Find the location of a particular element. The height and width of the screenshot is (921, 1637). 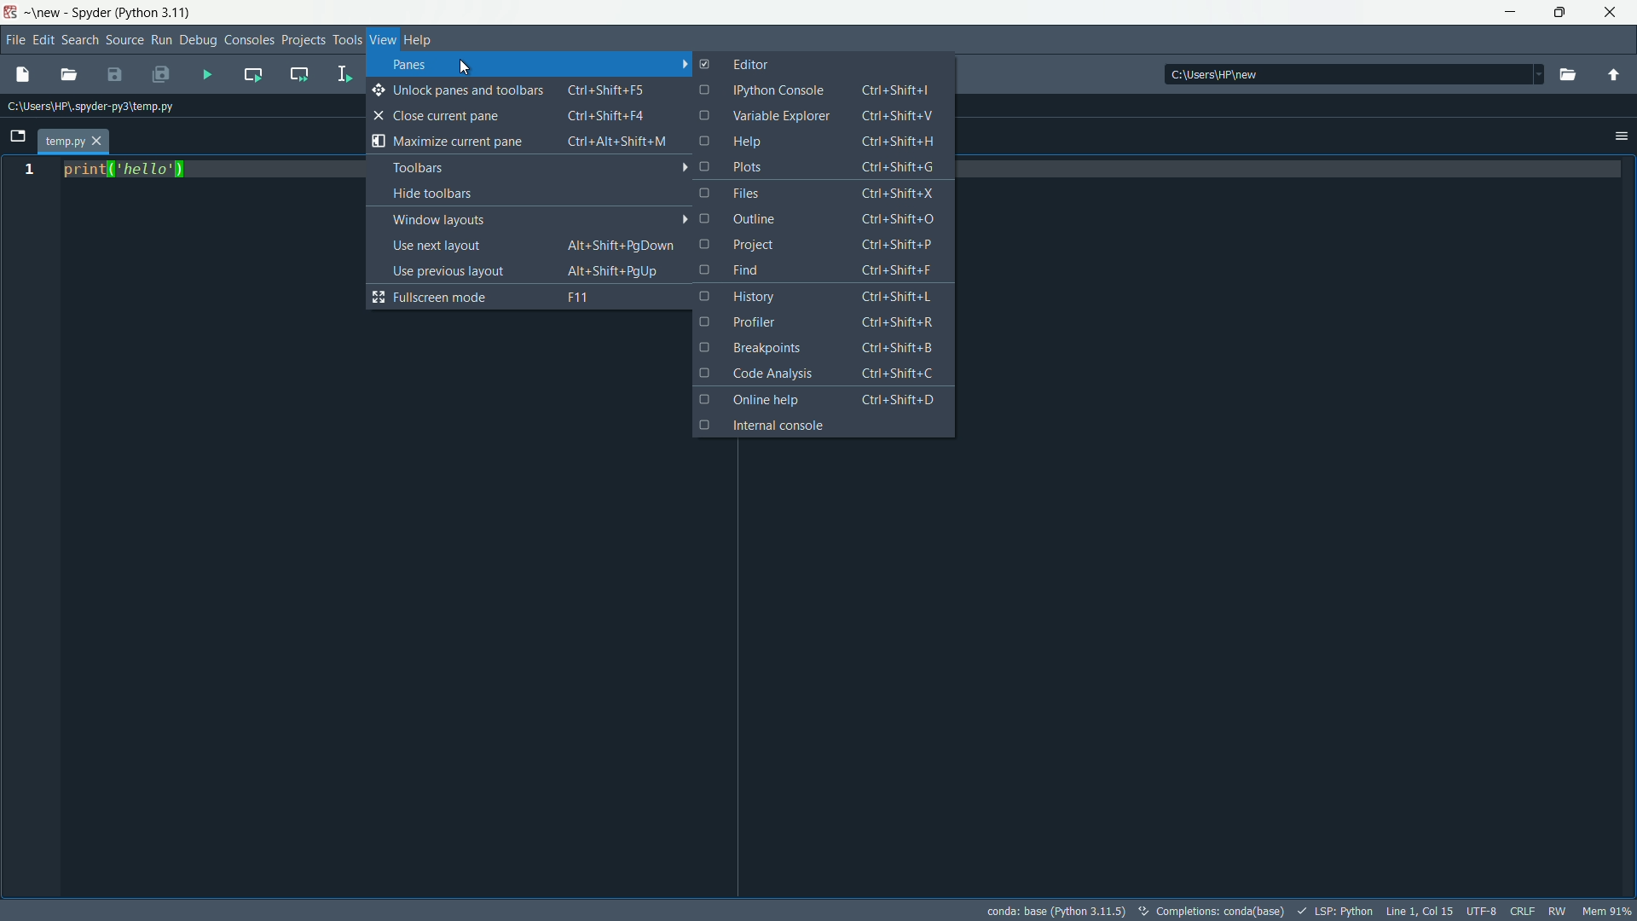

tools menu is located at coordinates (346, 39).